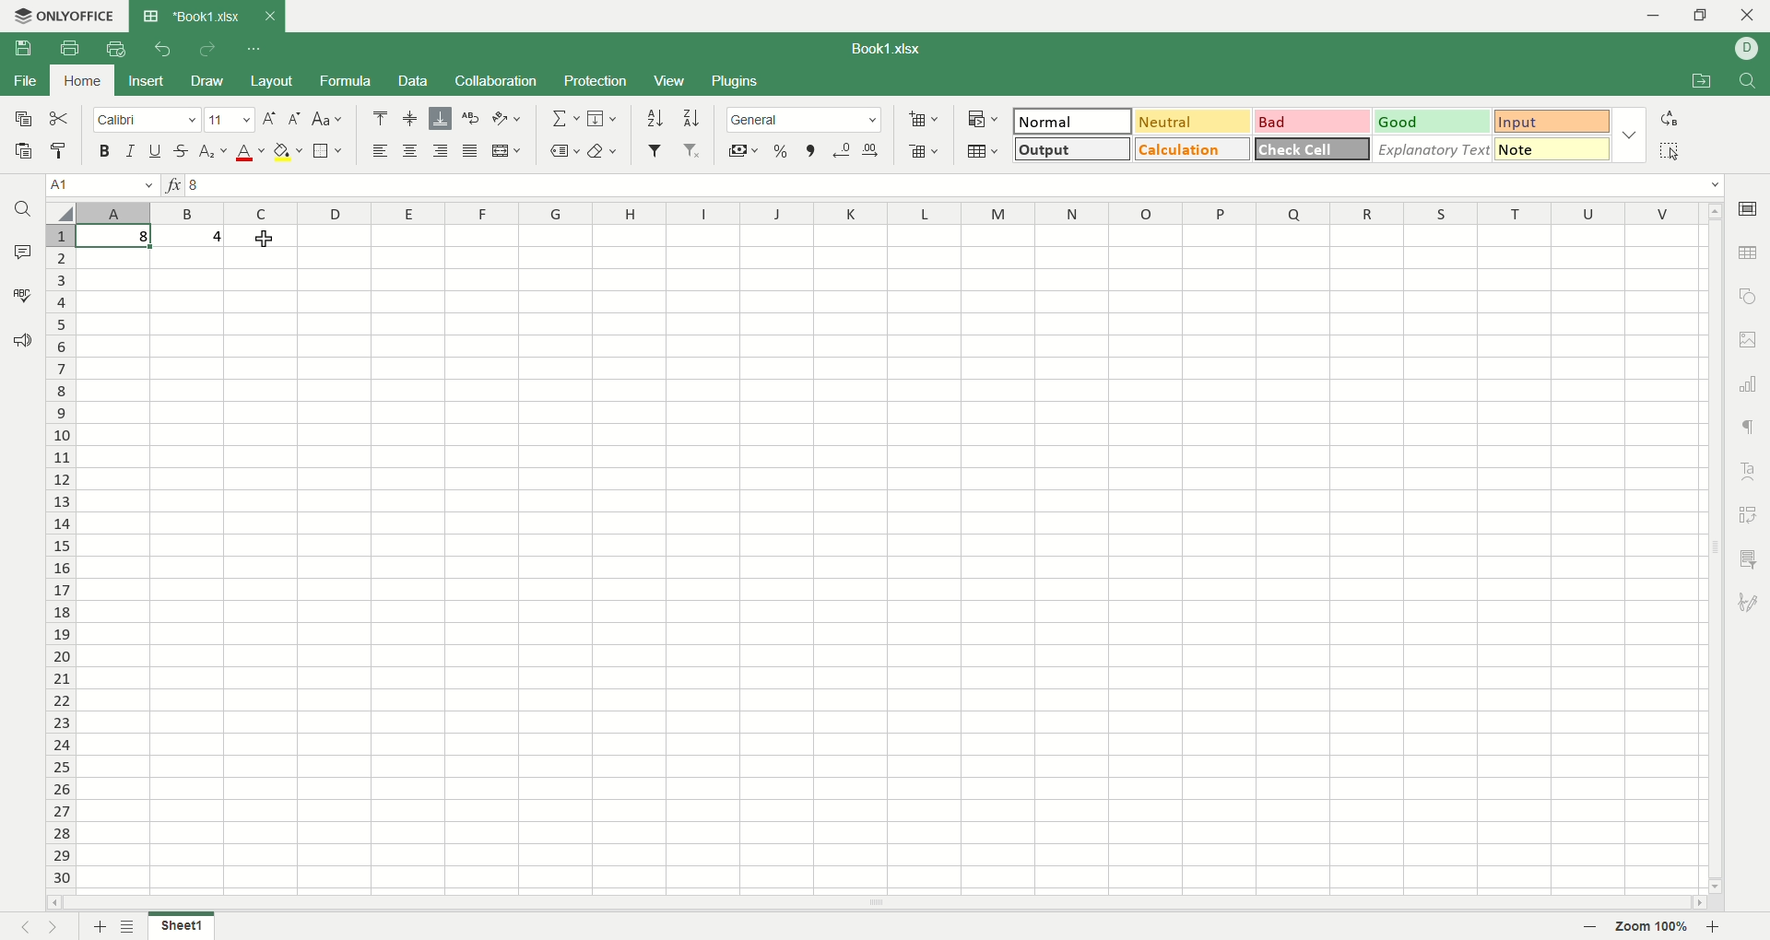 The image size is (1770, 940). I want to click on input, so click(1552, 121).